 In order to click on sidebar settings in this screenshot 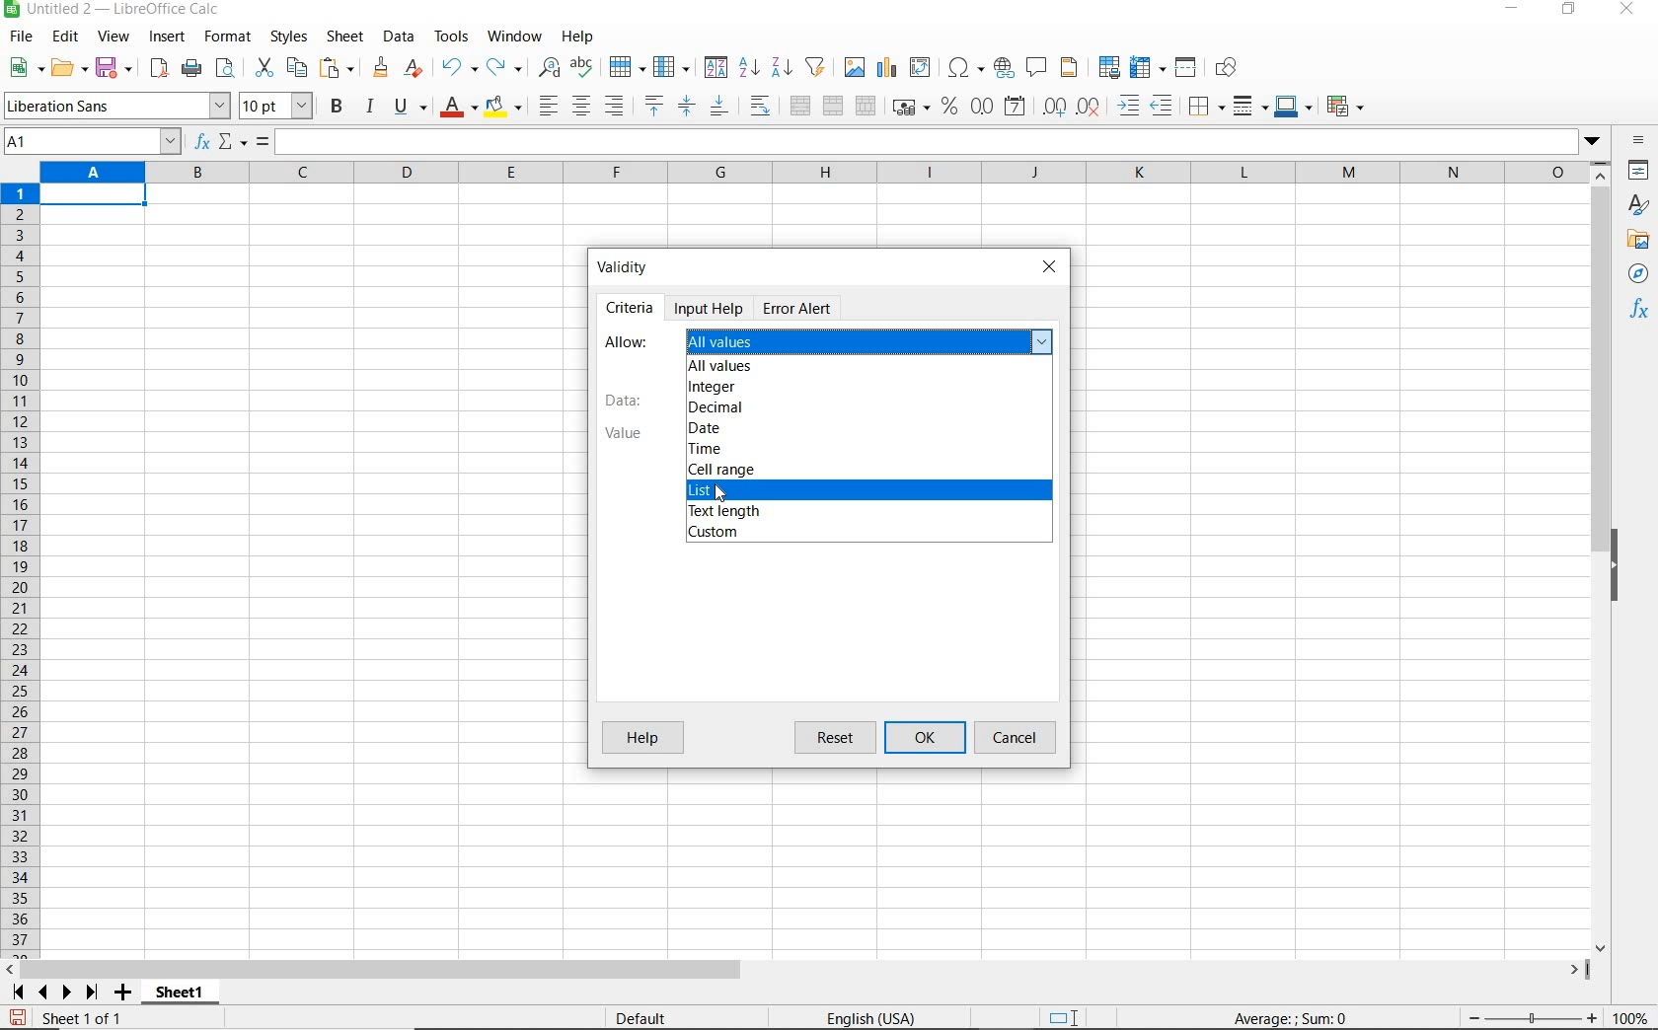, I will do `click(1639, 142)`.